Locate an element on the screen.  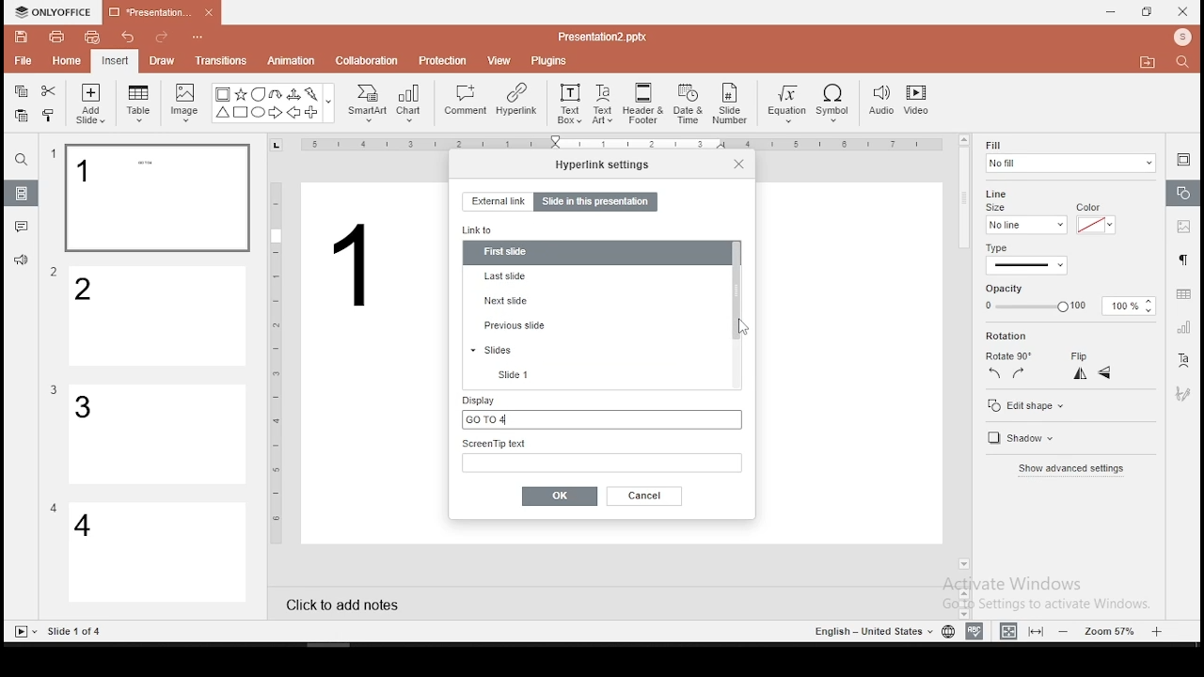
flip vertical is located at coordinates (1106, 375).